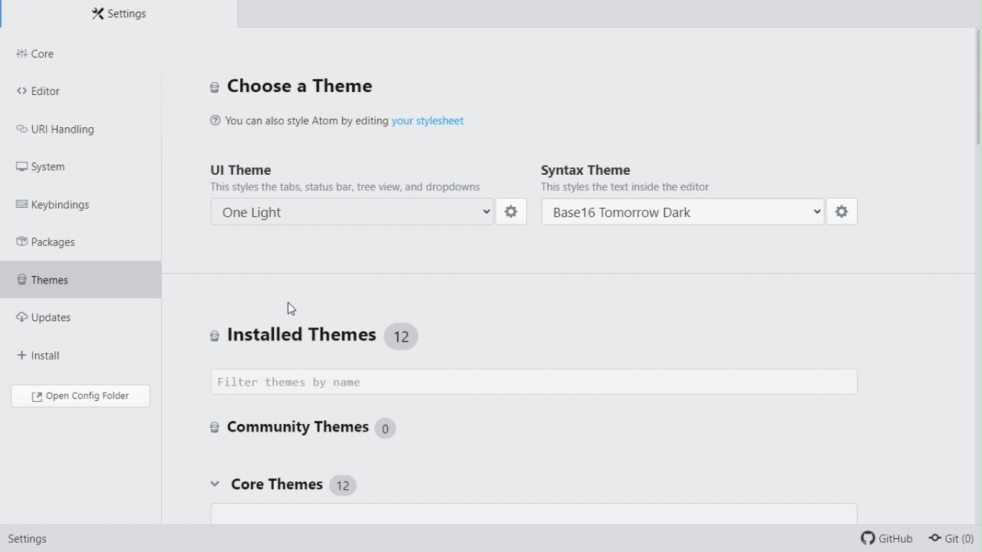 The image size is (982, 552). Describe the element at coordinates (85, 54) in the screenshot. I see `core ` at that location.